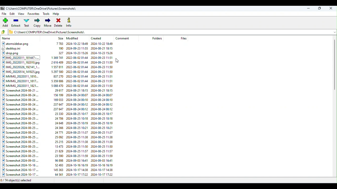 The width and height of the screenshot is (337, 189). Describe the element at coordinates (4, 32) in the screenshot. I see `Go back` at that location.